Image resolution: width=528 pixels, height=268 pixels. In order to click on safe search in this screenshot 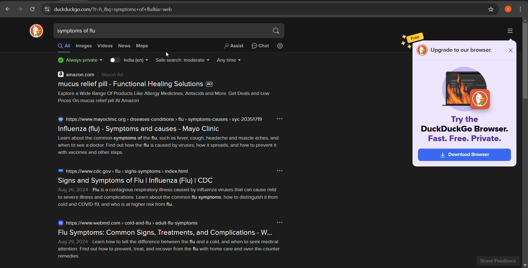, I will do `click(182, 61)`.